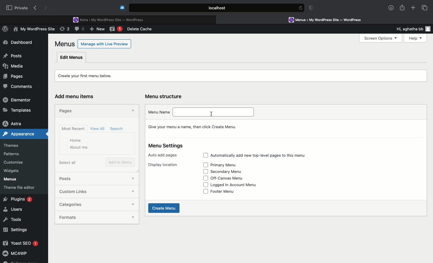 The height and width of the screenshot is (263, 433). What do you see at coordinates (12, 171) in the screenshot?
I see `Widgets` at bounding box center [12, 171].